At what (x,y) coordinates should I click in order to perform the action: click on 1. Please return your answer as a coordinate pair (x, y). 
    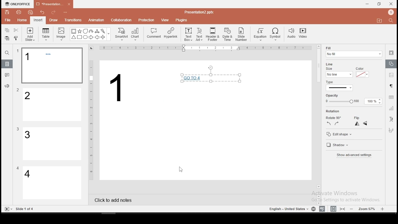
    Looking at the image, I should click on (119, 88).